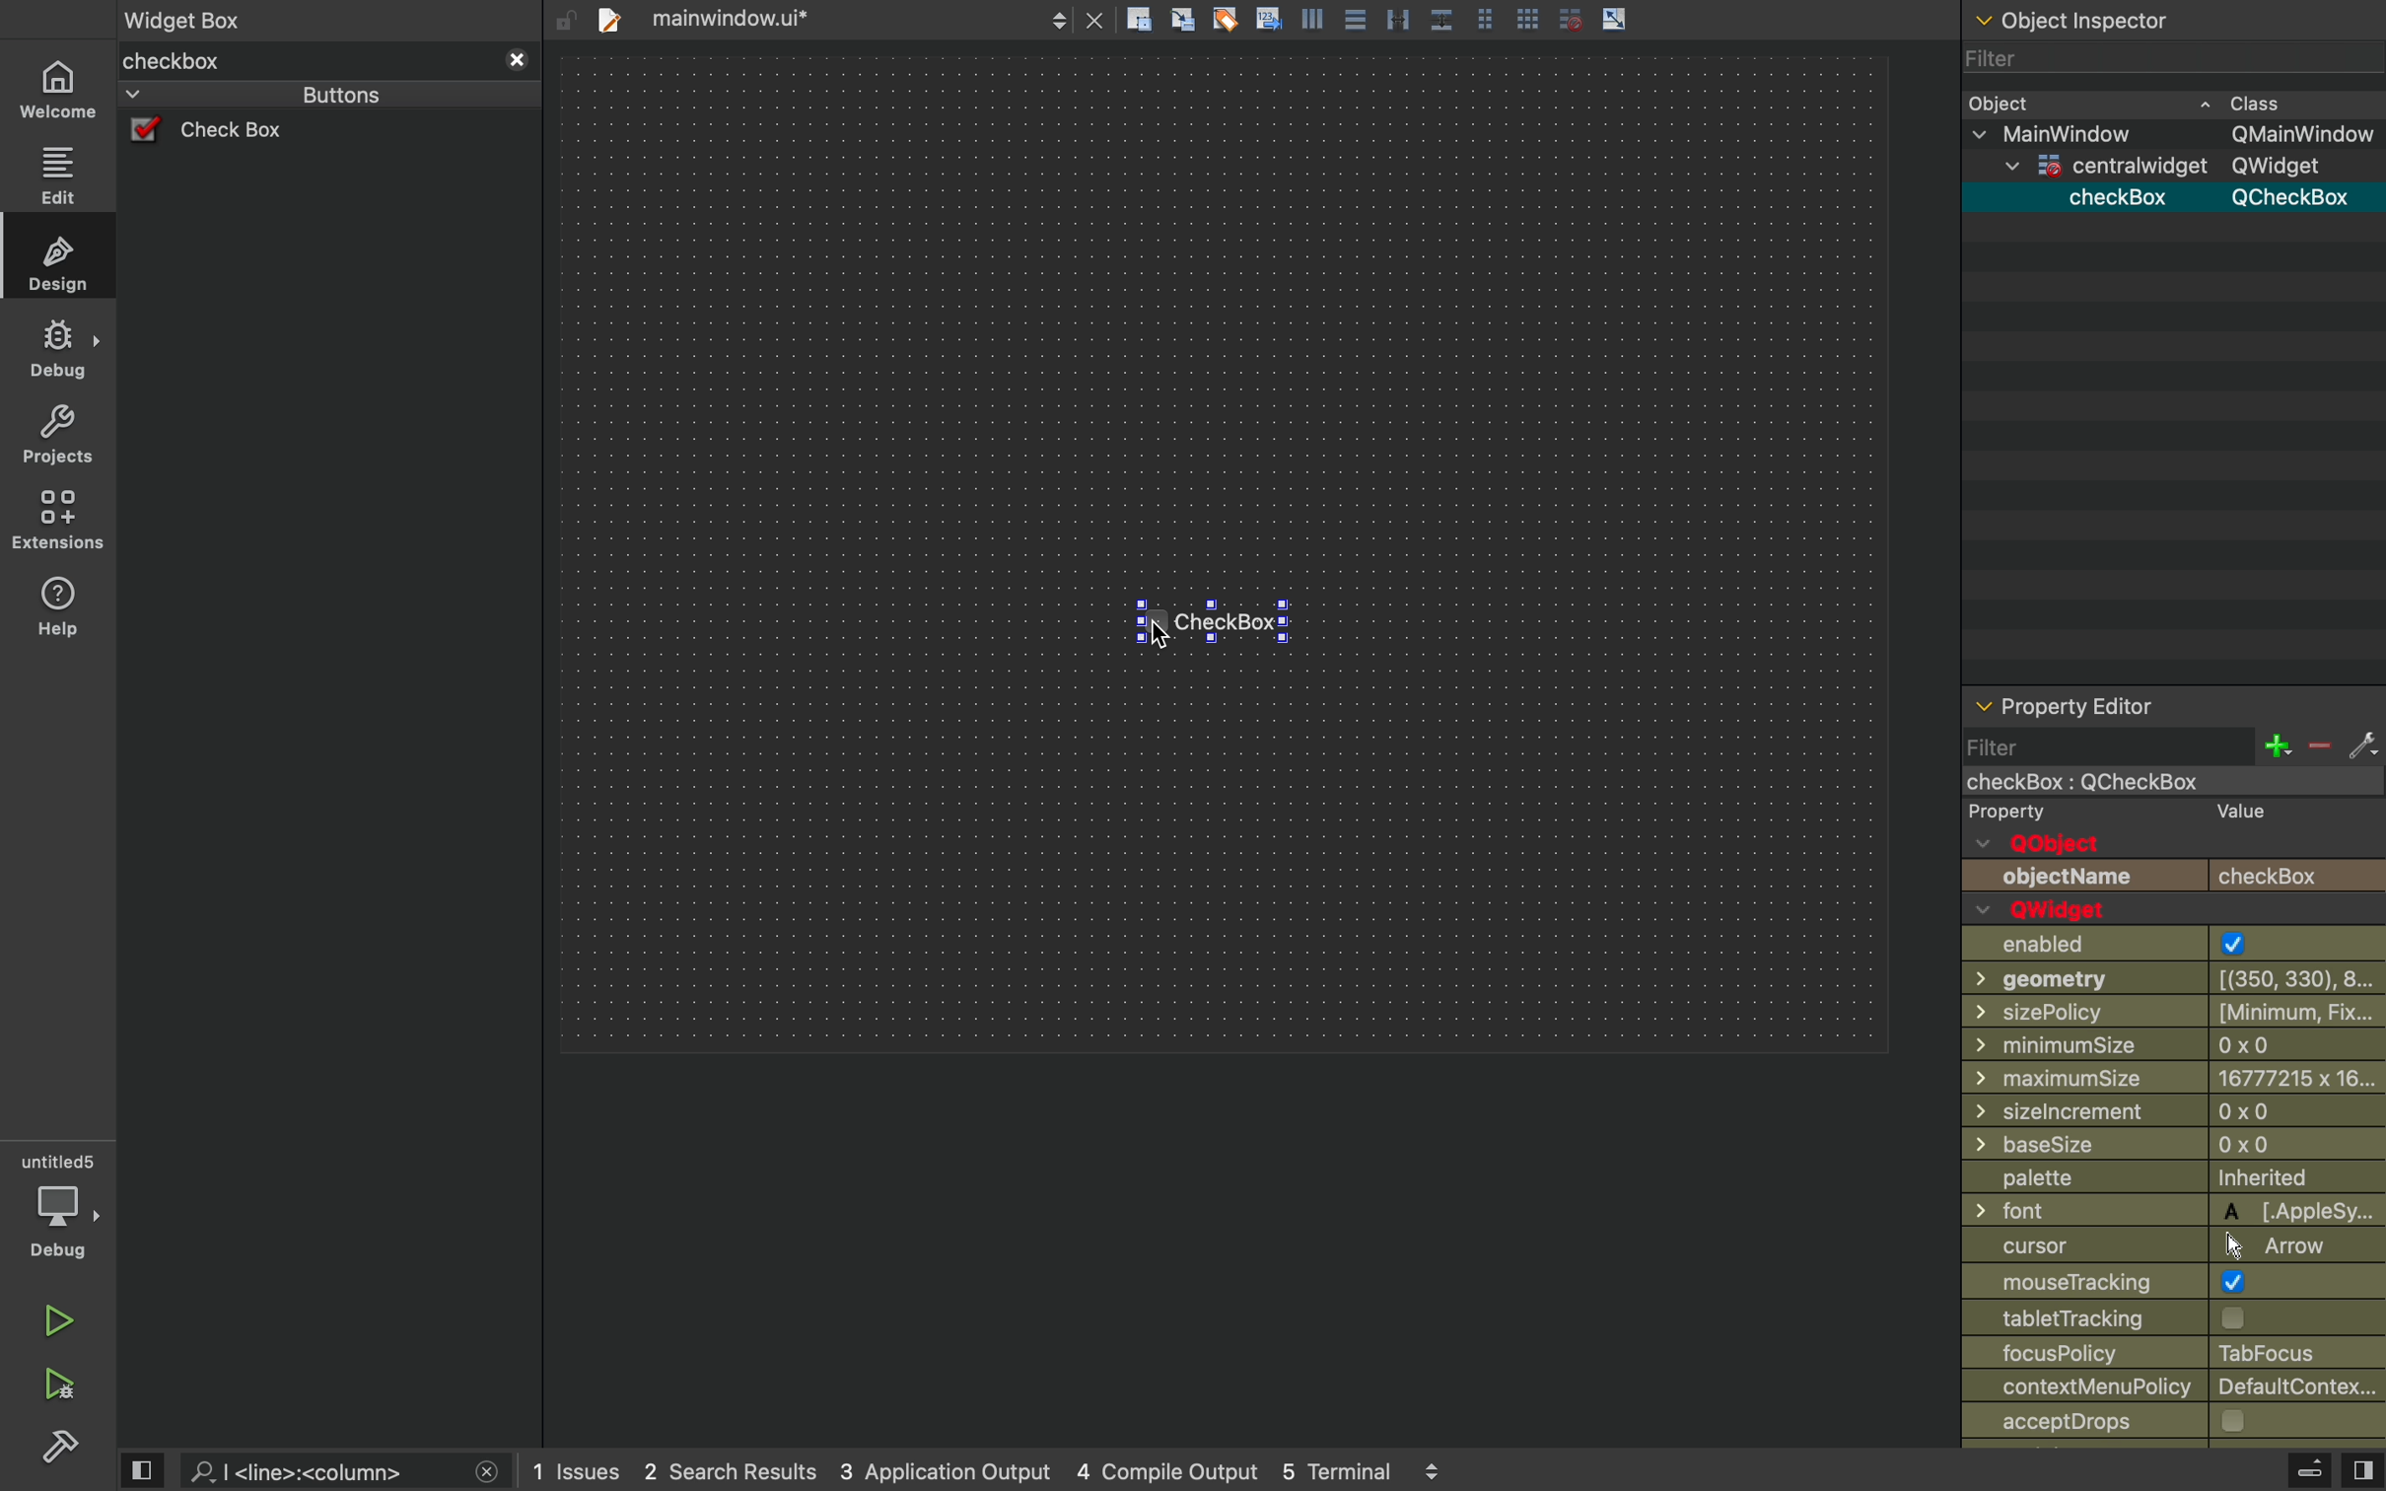 The width and height of the screenshot is (2386, 1491). I want to click on projects, so click(53, 436).